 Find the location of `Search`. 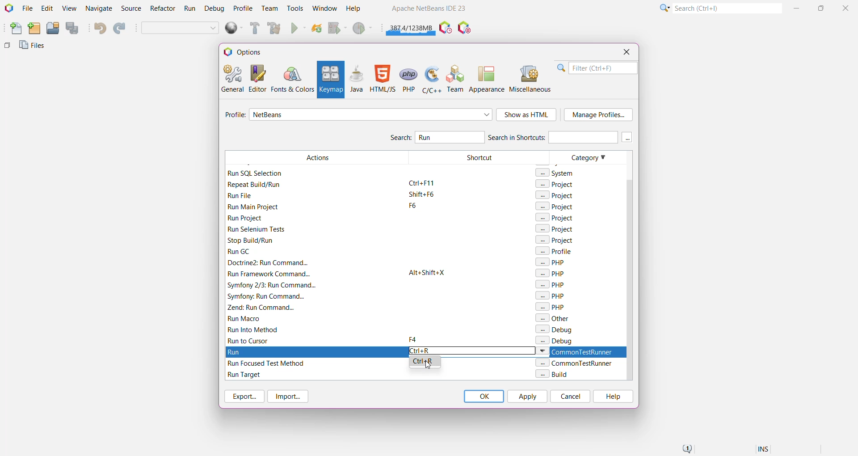

Search is located at coordinates (727, 8).